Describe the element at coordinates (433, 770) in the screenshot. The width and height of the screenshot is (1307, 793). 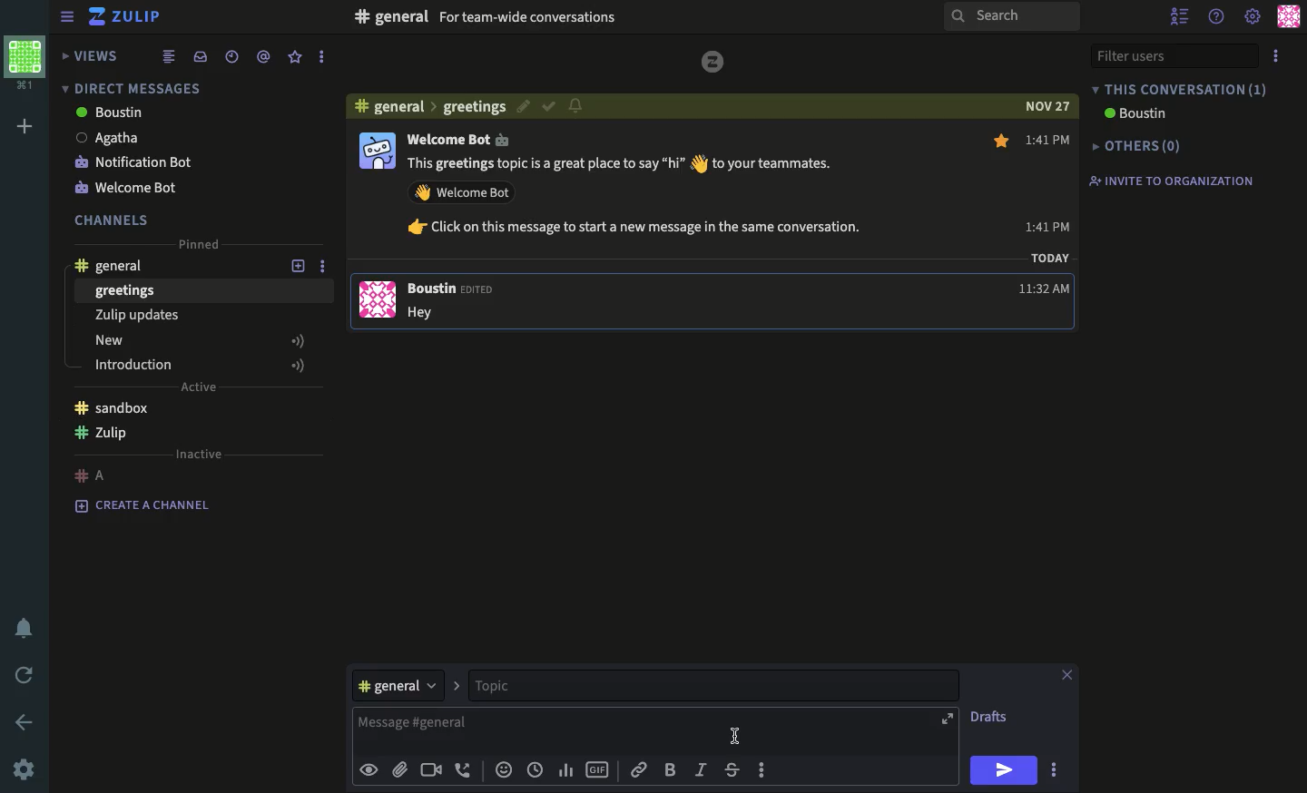
I see `video call` at that location.